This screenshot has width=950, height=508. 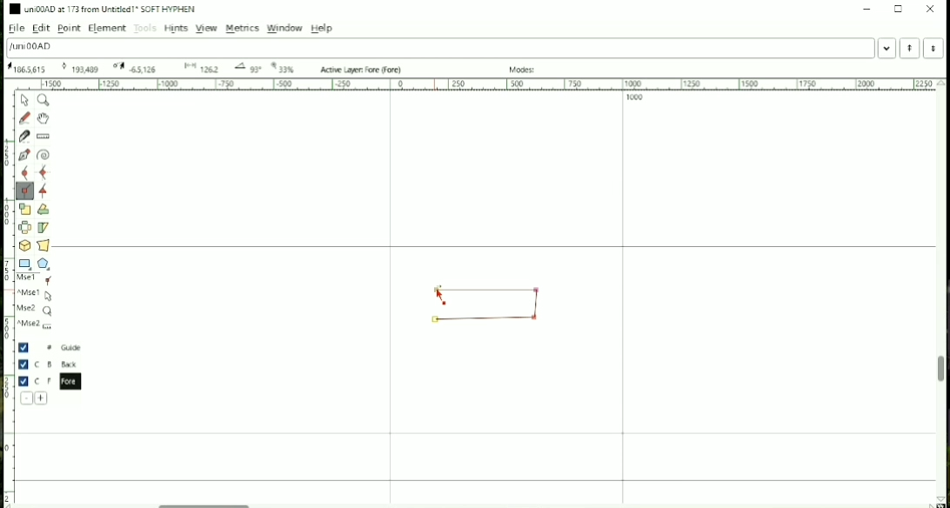 What do you see at coordinates (245, 68) in the screenshot?
I see `173 Oxad U+00AD "uni00AD" SOFT HYPHEN` at bounding box center [245, 68].